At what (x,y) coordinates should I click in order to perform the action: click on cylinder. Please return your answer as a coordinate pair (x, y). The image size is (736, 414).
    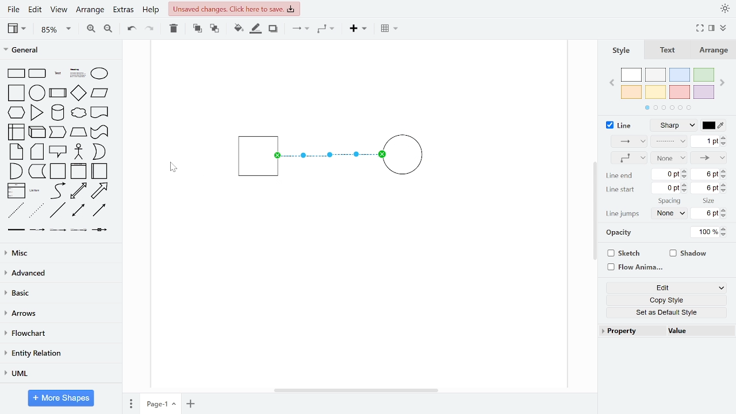
    Looking at the image, I should click on (59, 113).